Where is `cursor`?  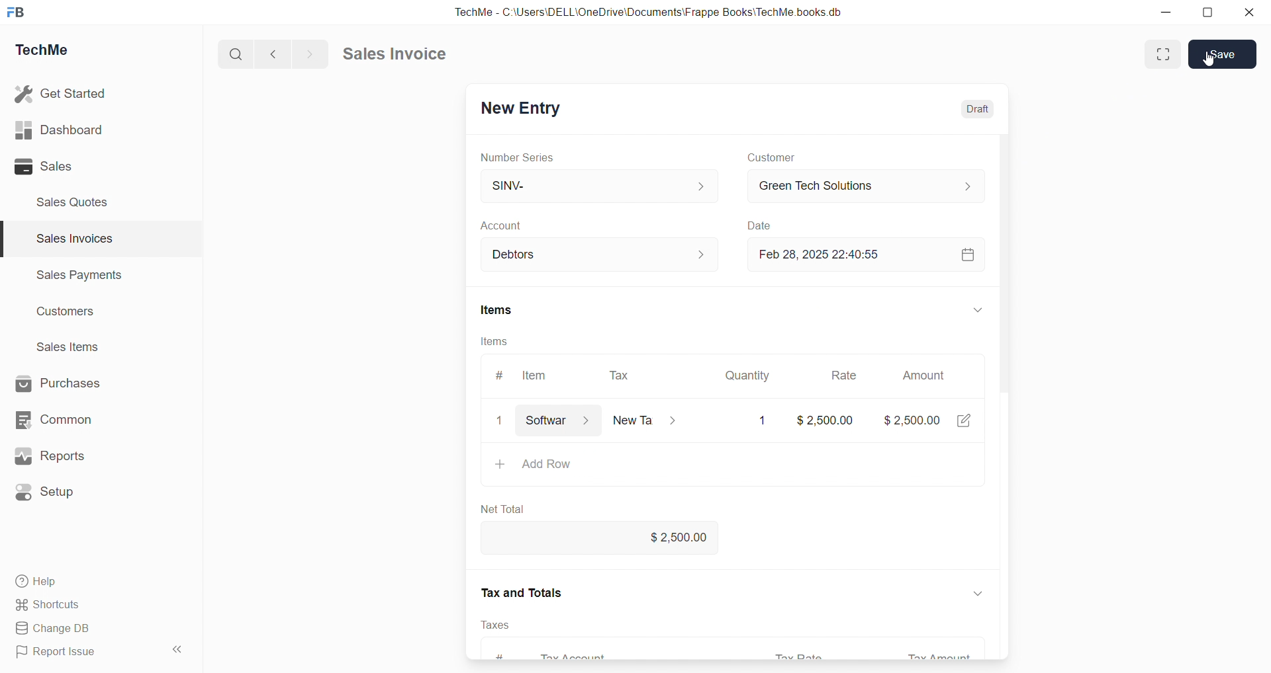
cursor is located at coordinates (1209, 59).